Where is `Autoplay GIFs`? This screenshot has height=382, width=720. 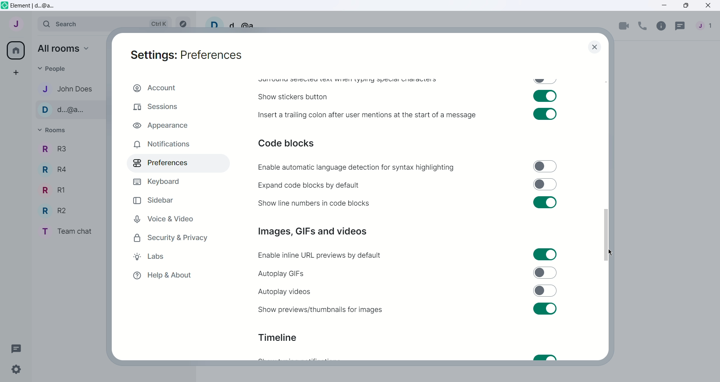
Autoplay GIFs is located at coordinates (282, 274).